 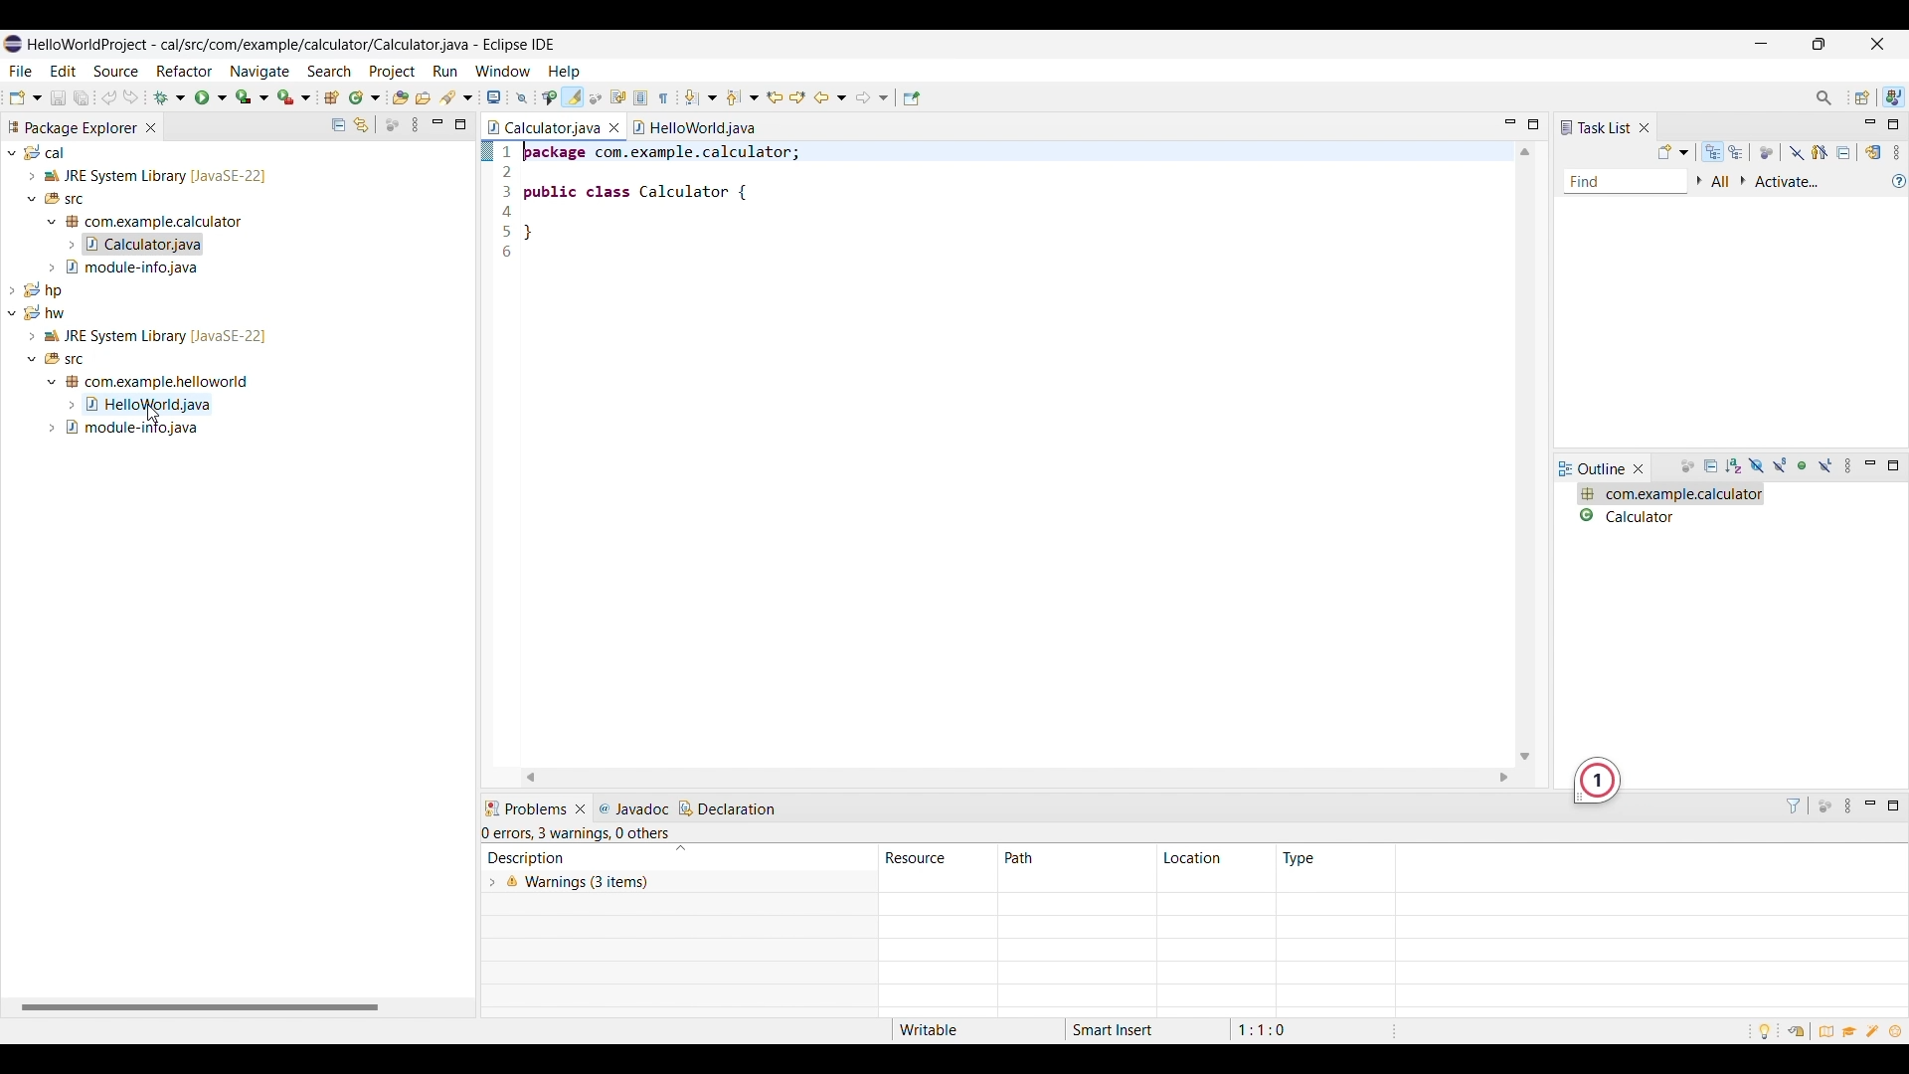 What do you see at coordinates (1871, 125) in the screenshot?
I see `Minimize` at bounding box center [1871, 125].